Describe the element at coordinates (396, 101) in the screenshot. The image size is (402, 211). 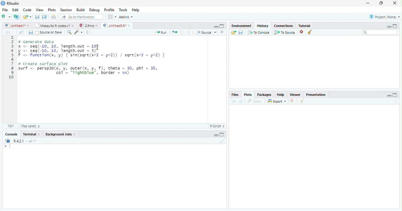
I see `Refresh current plot` at that location.